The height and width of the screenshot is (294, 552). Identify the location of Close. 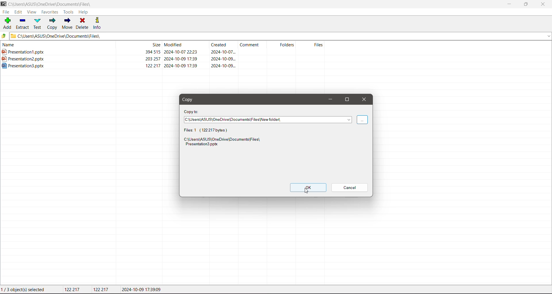
(545, 4).